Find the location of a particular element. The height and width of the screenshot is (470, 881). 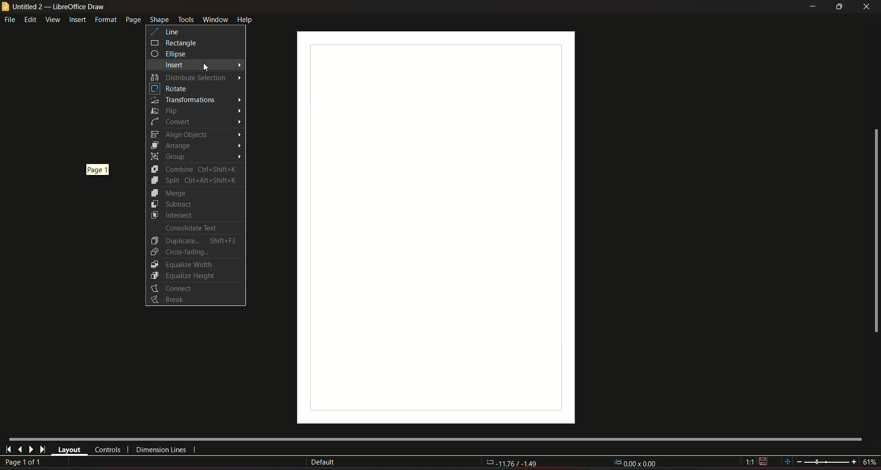

untitled 2 - libreoffice draw is located at coordinates (54, 7).